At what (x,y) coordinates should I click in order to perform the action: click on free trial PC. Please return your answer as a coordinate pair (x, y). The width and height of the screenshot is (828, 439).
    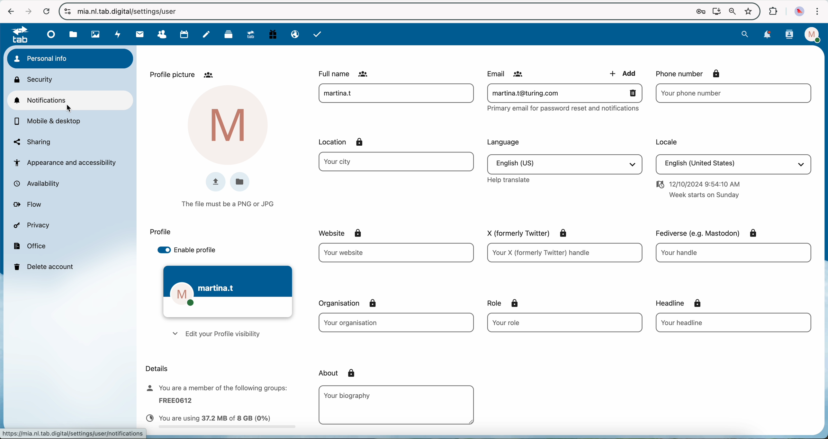
    Looking at the image, I should click on (274, 35).